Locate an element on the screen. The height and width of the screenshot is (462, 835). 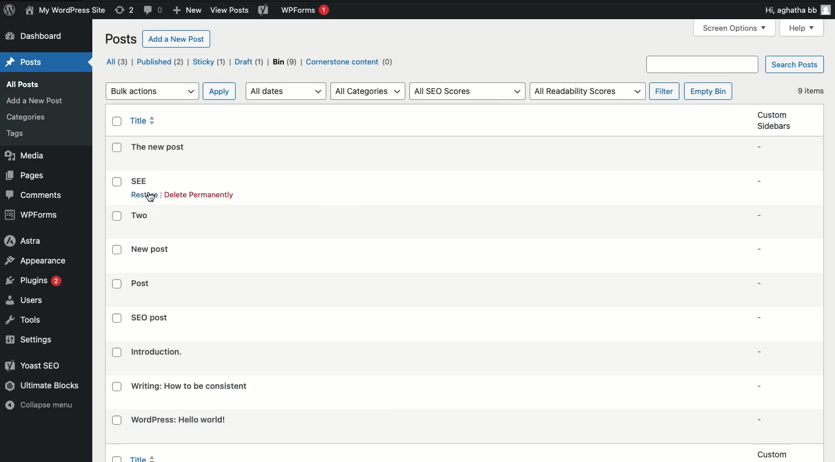
Title is located at coordinates (143, 120).